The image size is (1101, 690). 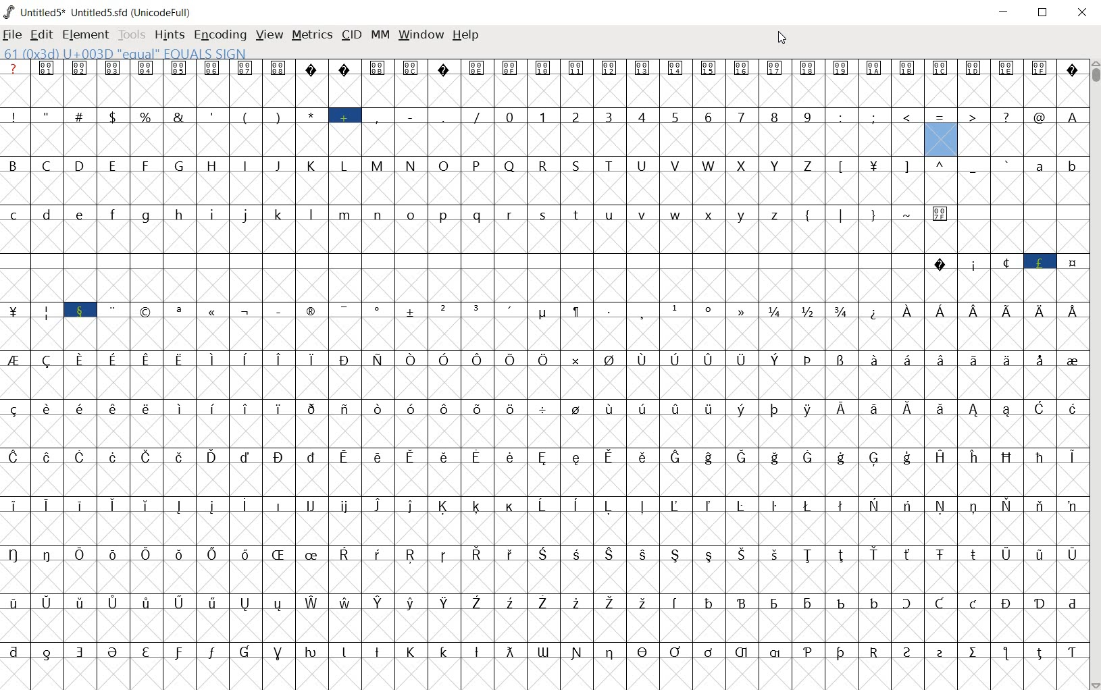 I want to click on restore down, so click(x=1042, y=14).